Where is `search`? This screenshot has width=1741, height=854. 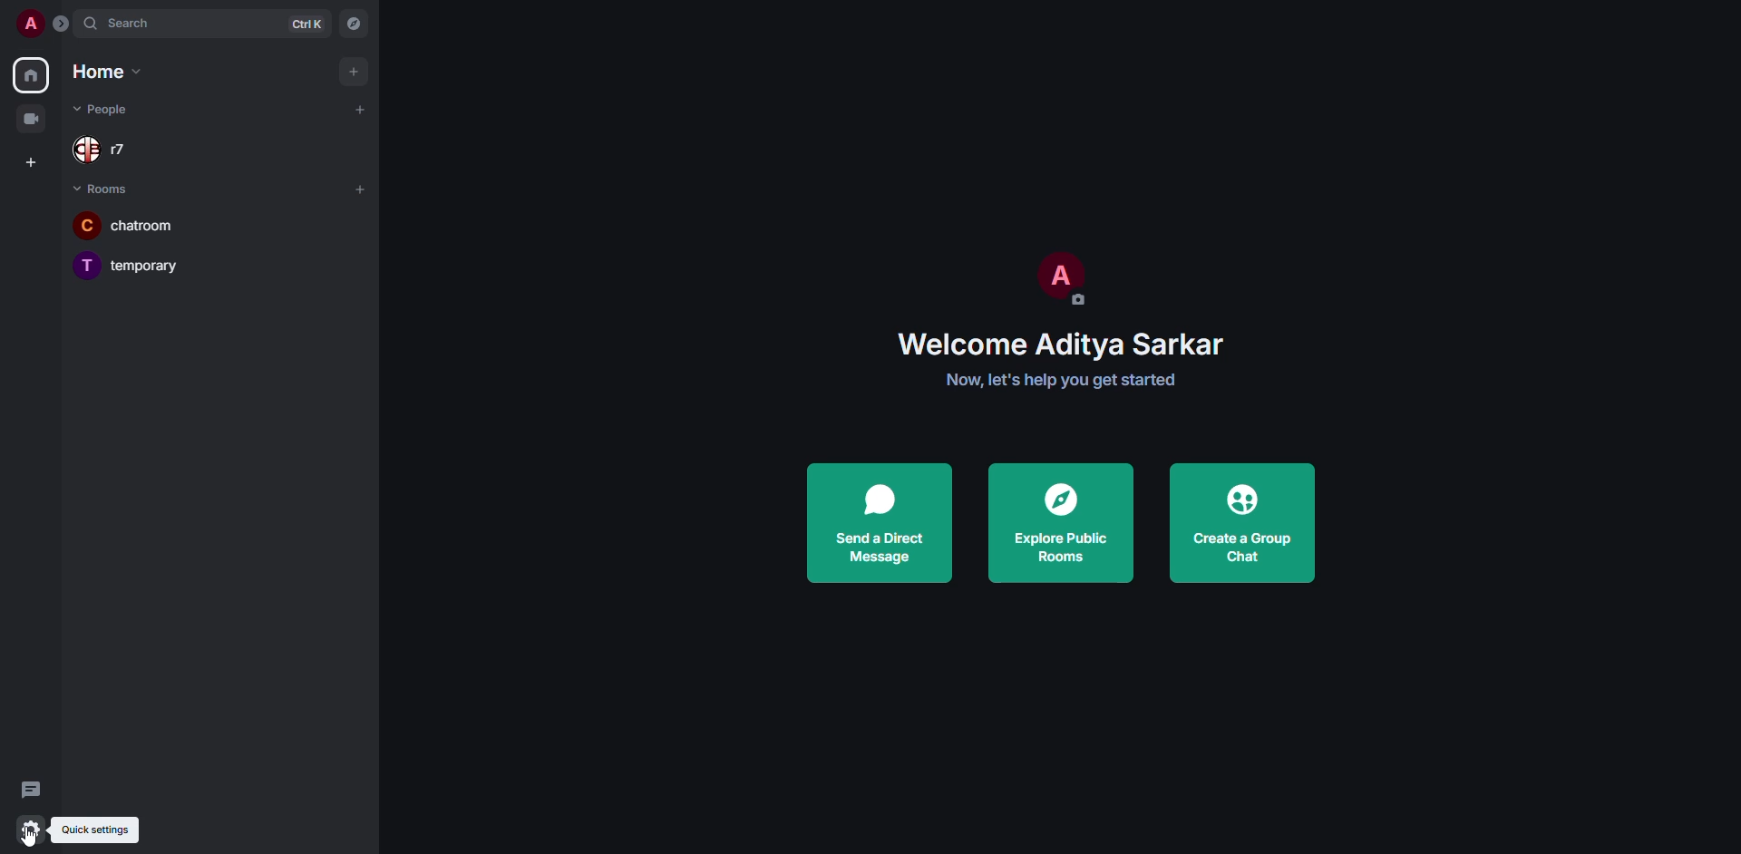 search is located at coordinates (138, 24).